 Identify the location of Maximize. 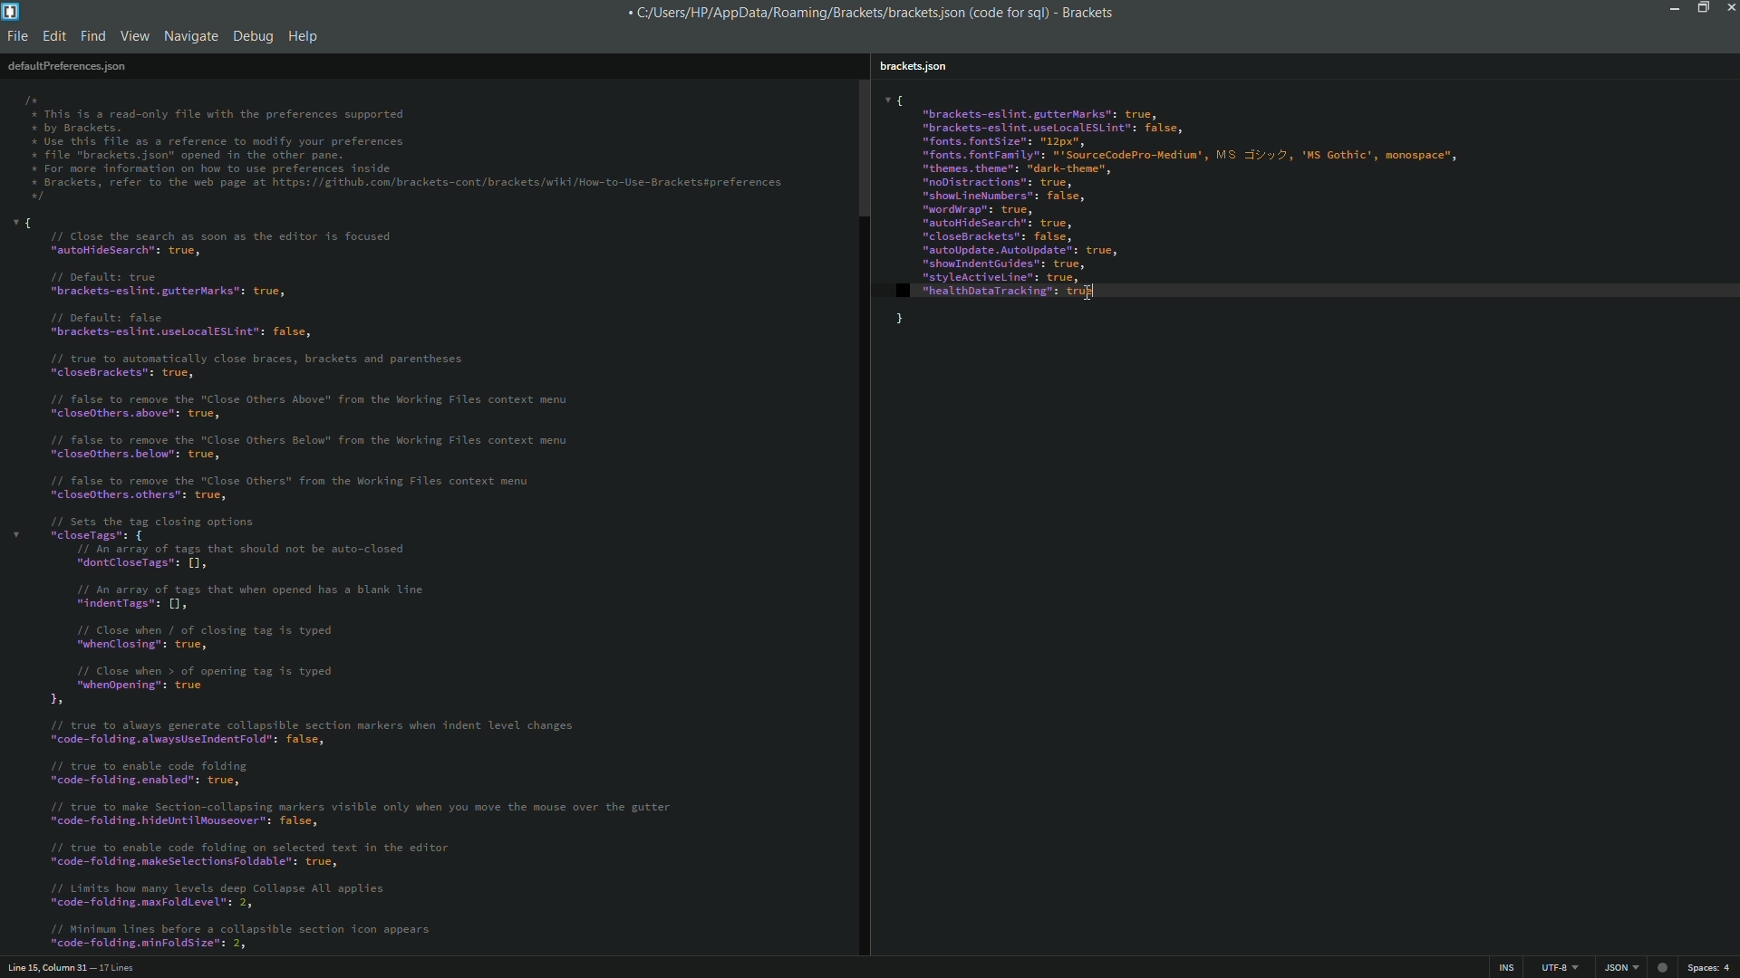
(1701, 7).